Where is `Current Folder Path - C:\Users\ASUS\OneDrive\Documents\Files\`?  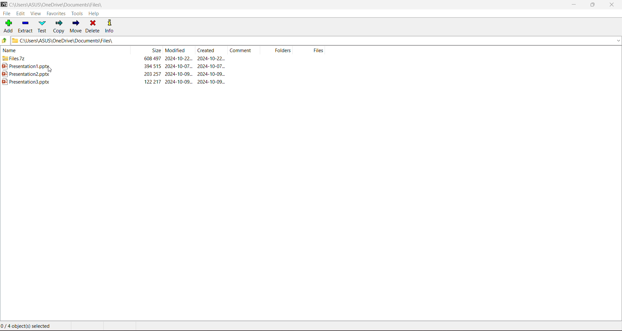
Current Folder Path - C:\Users\ASUS\OneDrive\Documents\Files\ is located at coordinates (190, 41).